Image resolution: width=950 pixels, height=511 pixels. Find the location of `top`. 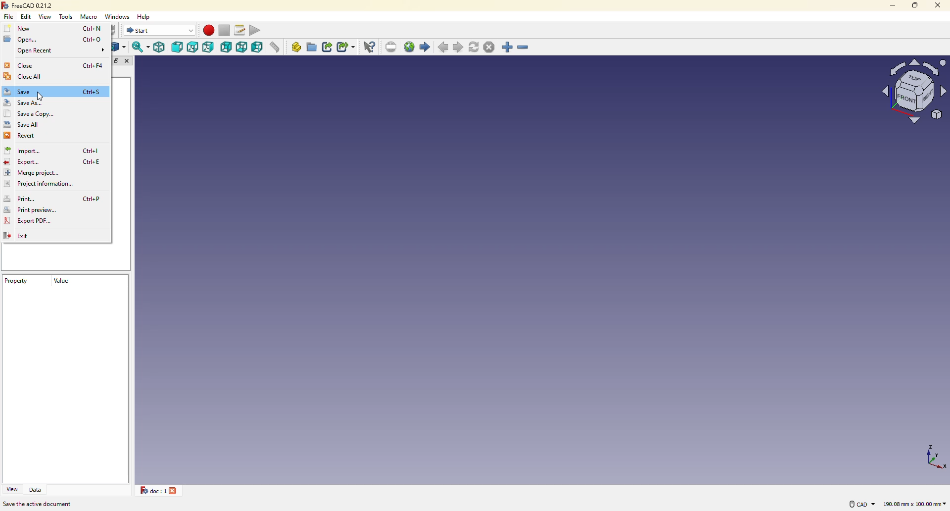

top is located at coordinates (193, 48).